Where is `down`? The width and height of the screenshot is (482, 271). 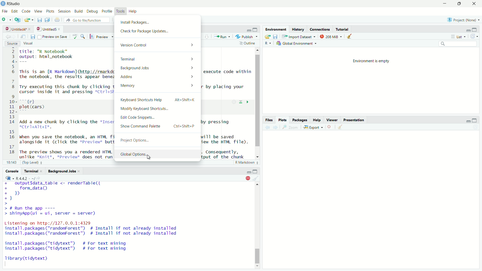
down is located at coordinates (241, 102).